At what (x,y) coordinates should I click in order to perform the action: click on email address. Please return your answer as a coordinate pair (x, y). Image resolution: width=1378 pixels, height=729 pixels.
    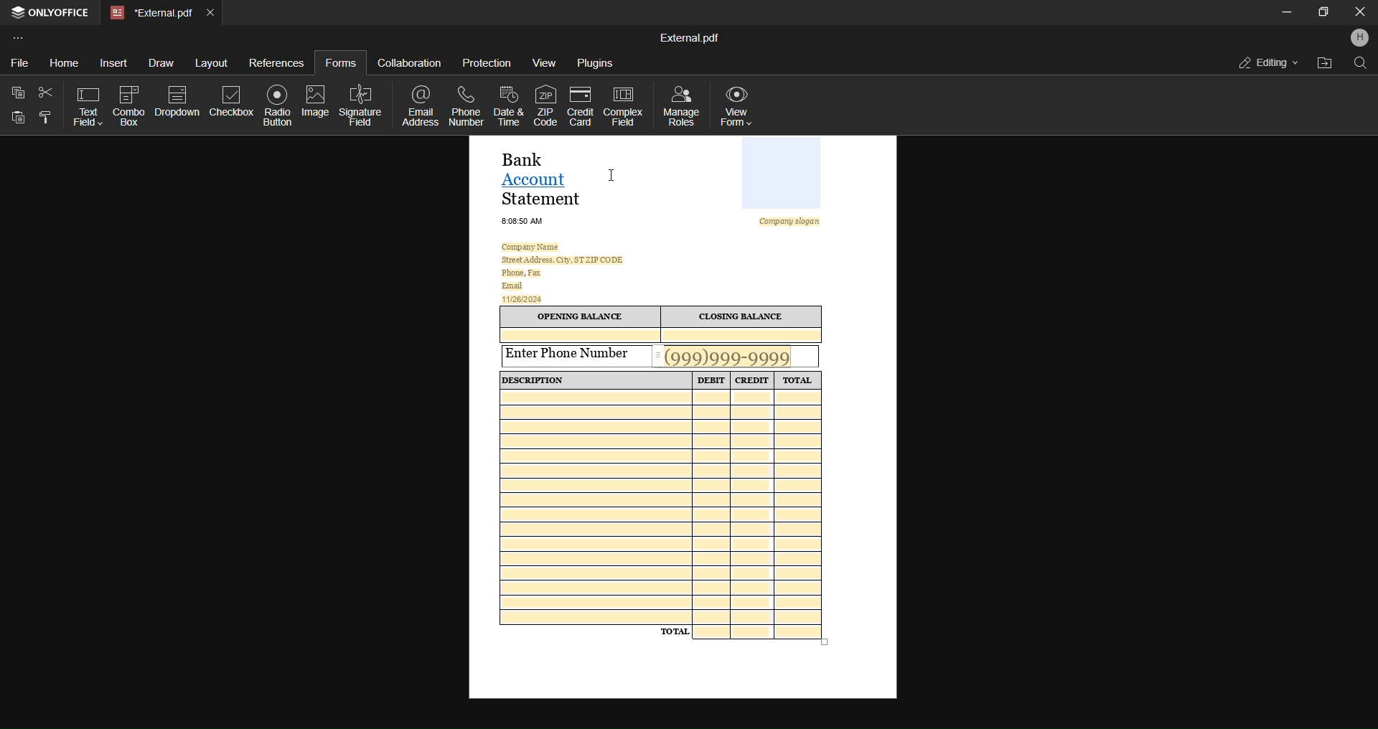
    Looking at the image, I should click on (420, 105).